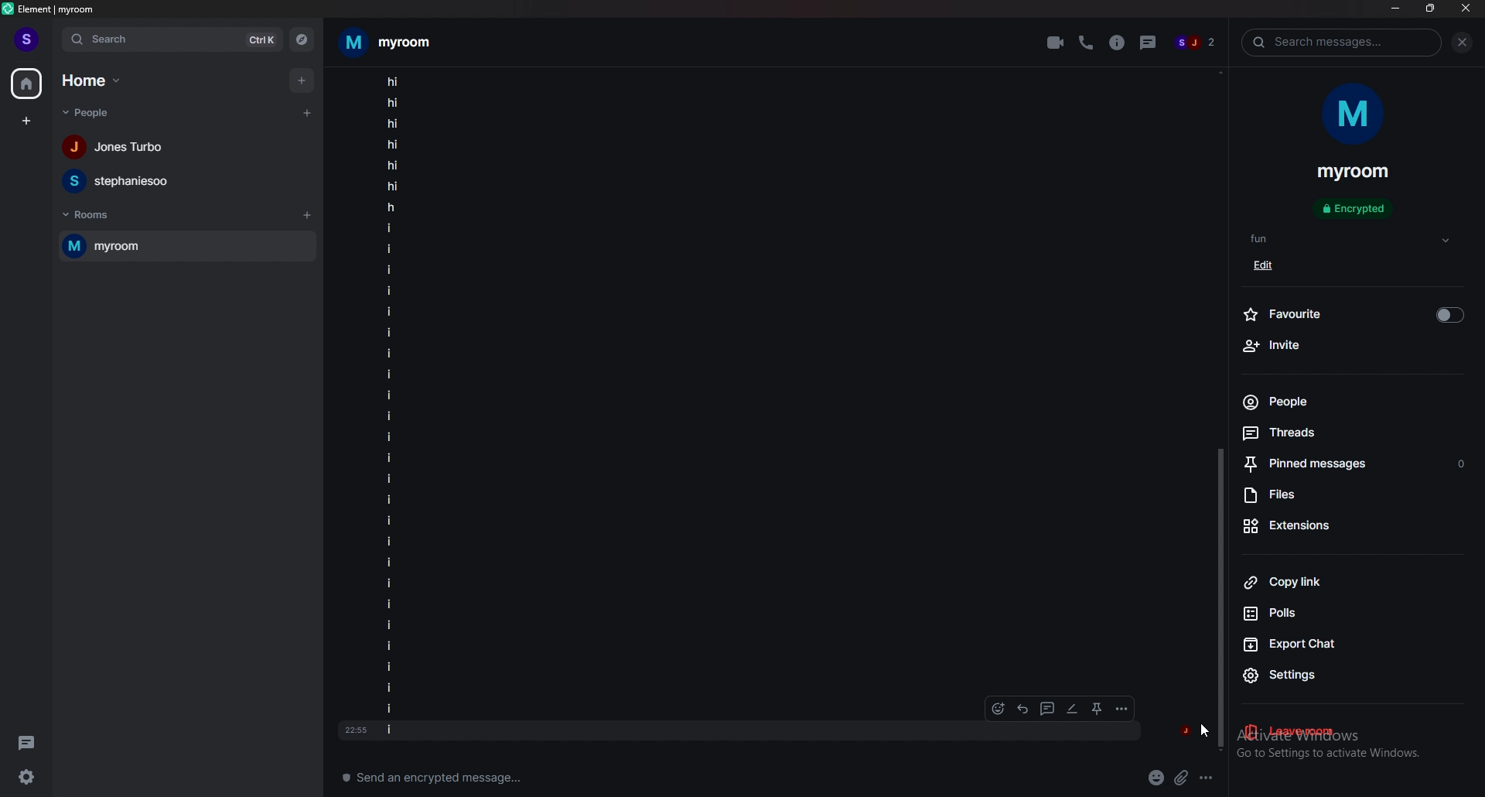 Image resolution: width=1485 pixels, height=797 pixels. I want to click on cursor, so click(1204, 727).